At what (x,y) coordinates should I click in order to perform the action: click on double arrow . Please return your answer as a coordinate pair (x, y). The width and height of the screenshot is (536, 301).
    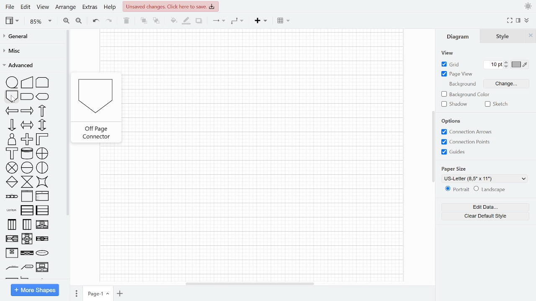
    Looking at the image, I should click on (28, 125).